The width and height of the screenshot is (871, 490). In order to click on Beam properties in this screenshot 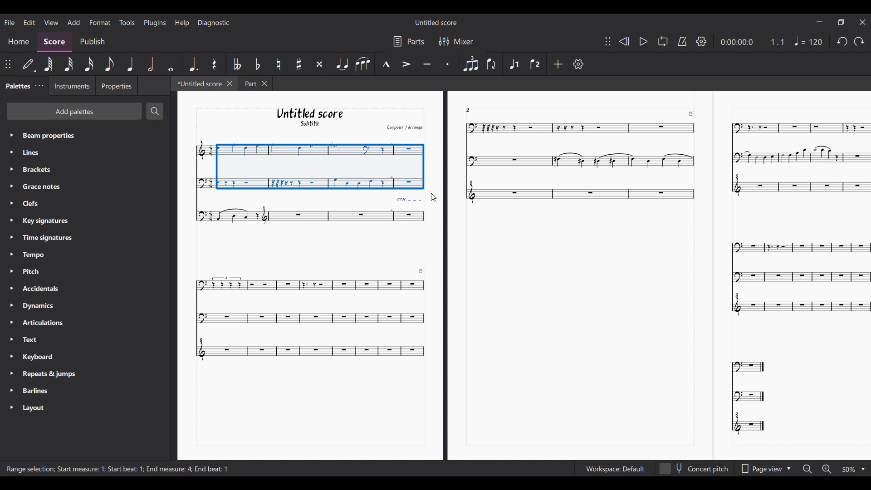, I will do `click(71, 135)`.